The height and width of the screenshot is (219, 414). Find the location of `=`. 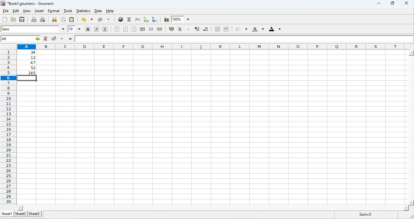

= is located at coordinates (70, 39).